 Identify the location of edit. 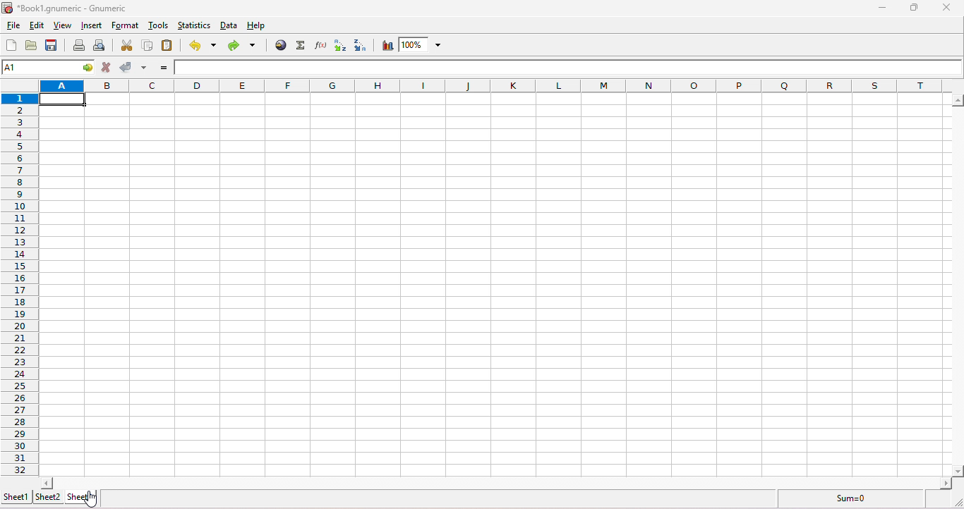
(33, 25).